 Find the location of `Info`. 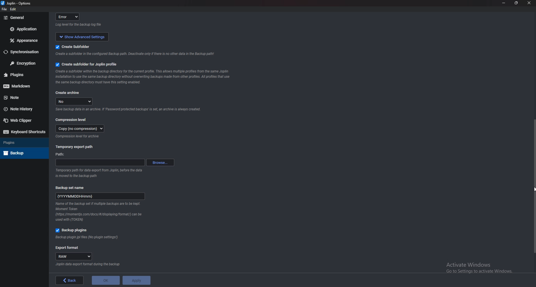

Info is located at coordinates (142, 77).